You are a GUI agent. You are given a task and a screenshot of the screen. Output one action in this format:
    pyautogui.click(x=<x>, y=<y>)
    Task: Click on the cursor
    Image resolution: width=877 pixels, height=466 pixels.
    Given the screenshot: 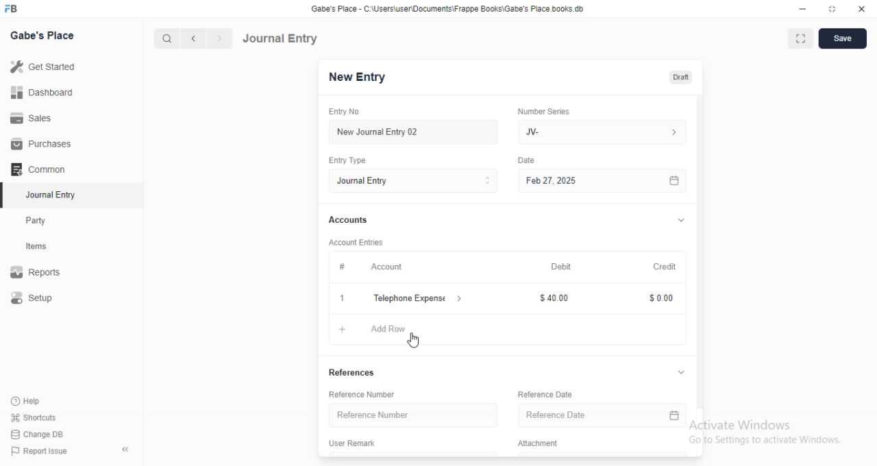 What is the action you would take?
    pyautogui.click(x=415, y=340)
    